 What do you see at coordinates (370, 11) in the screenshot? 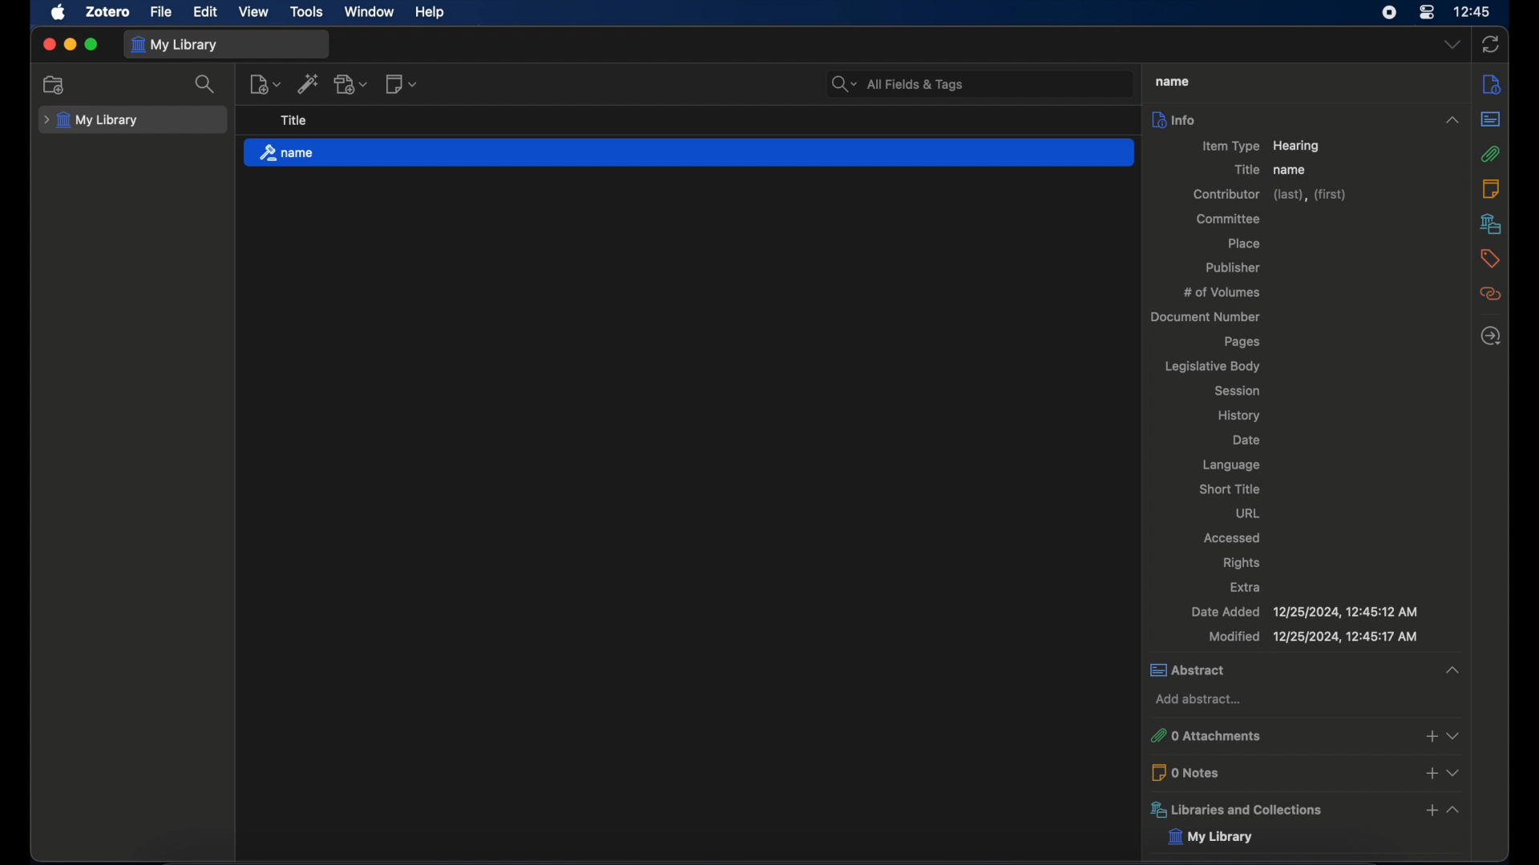
I see `window` at bounding box center [370, 11].